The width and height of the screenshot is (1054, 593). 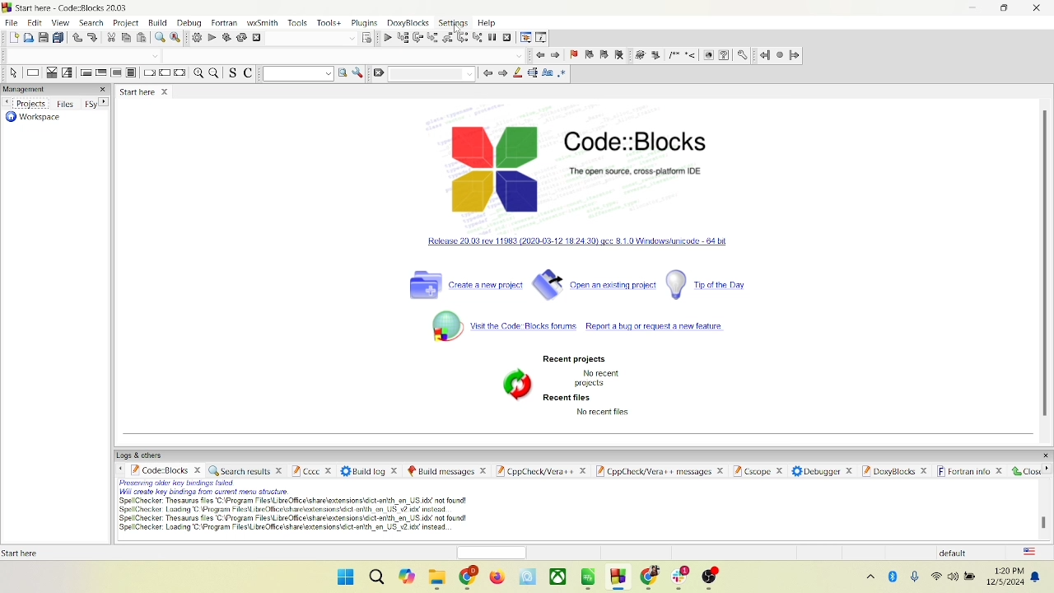 What do you see at coordinates (493, 37) in the screenshot?
I see `break debugger` at bounding box center [493, 37].